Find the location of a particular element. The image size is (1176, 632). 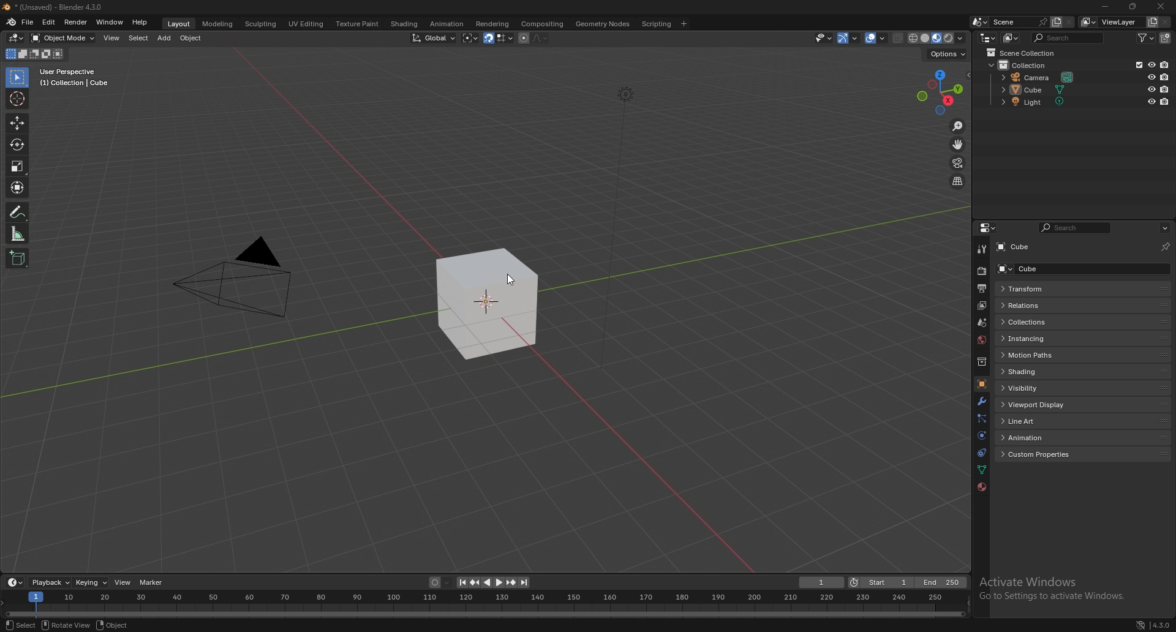

snapping is located at coordinates (498, 39).